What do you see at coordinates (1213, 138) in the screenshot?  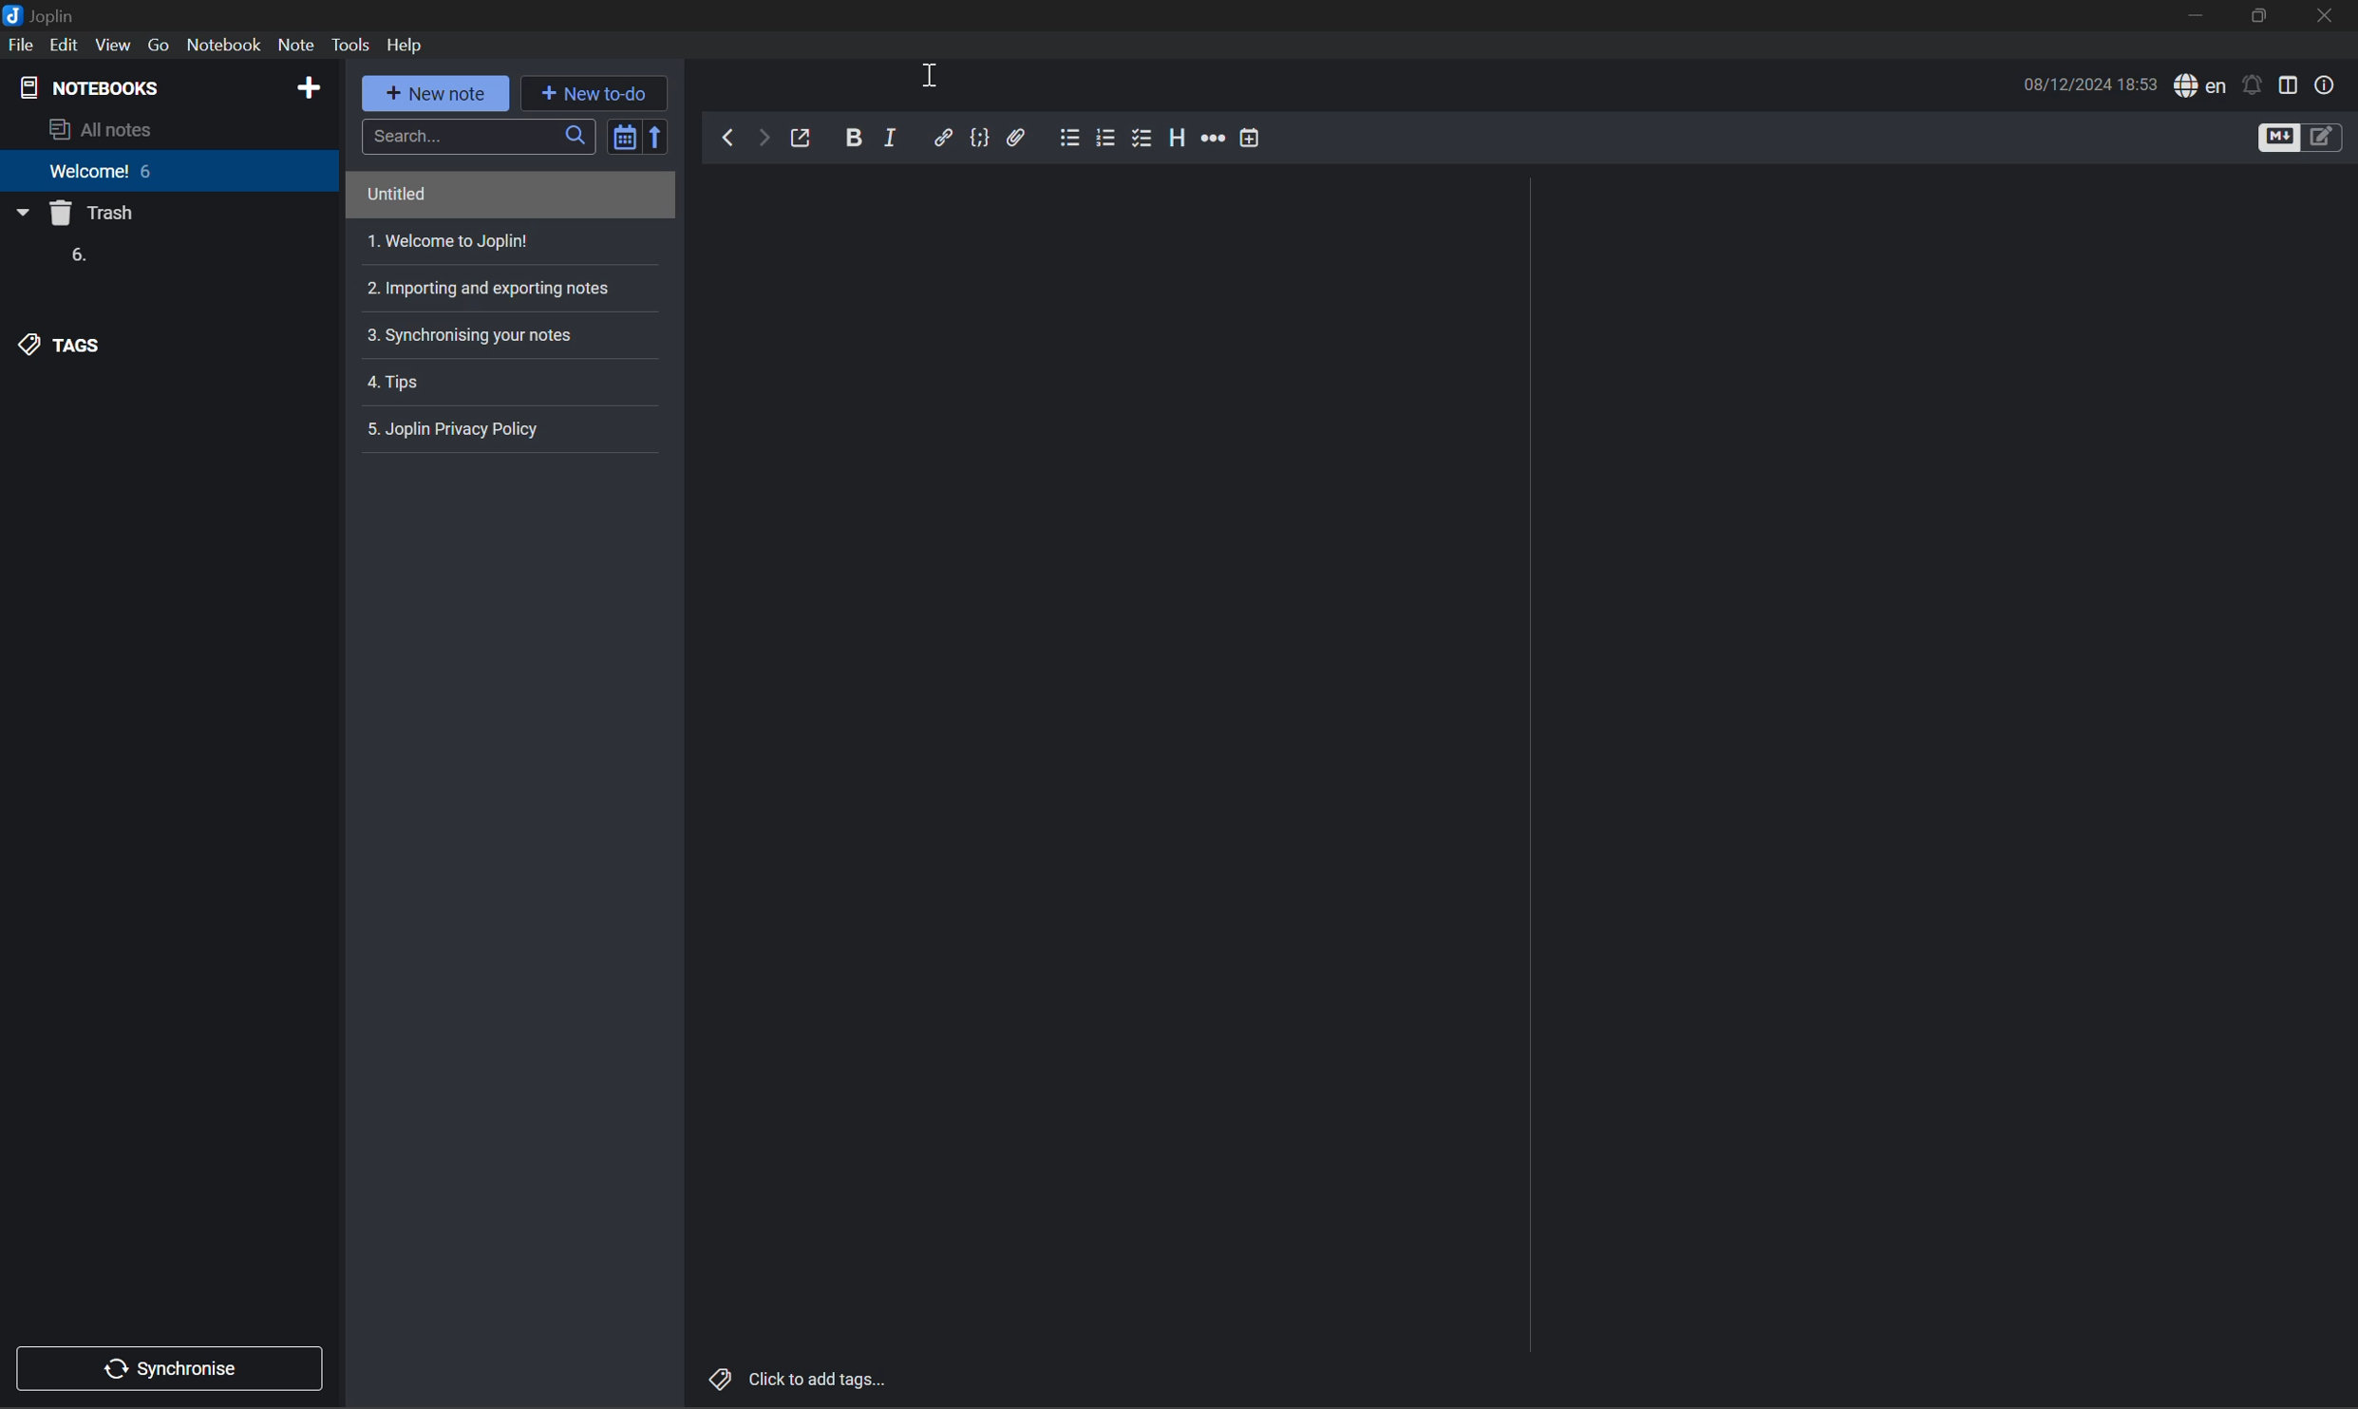 I see `More` at bounding box center [1213, 138].